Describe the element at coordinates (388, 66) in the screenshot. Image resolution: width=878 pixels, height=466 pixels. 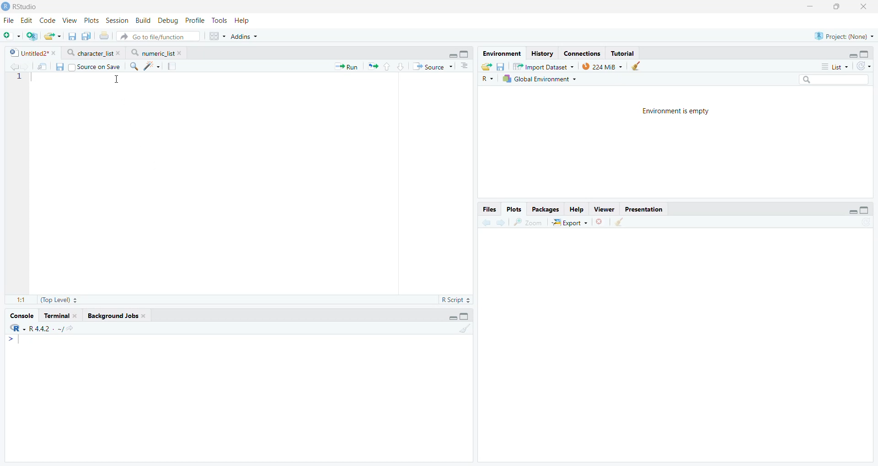
I see `Go to previous section` at that location.